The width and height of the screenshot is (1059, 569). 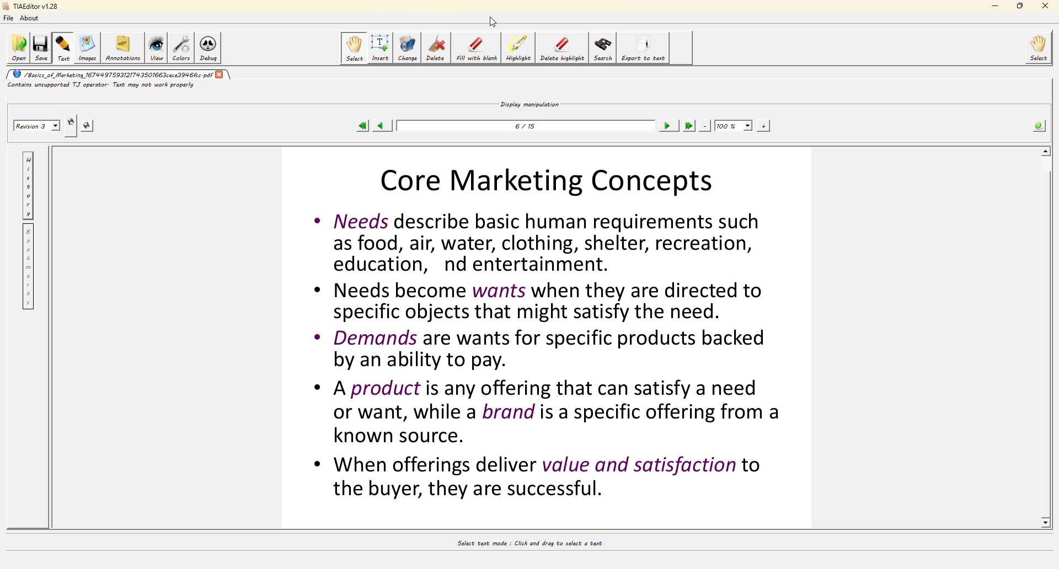 What do you see at coordinates (1020, 6) in the screenshot?
I see `maximize` at bounding box center [1020, 6].